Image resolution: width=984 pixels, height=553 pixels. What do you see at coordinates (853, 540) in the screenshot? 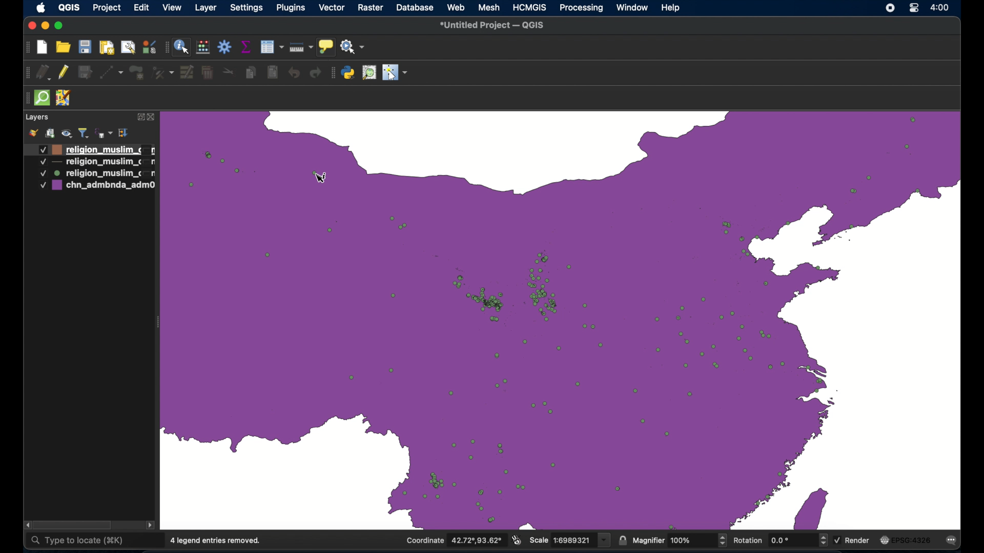
I see `render` at bounding box center [853, 540].